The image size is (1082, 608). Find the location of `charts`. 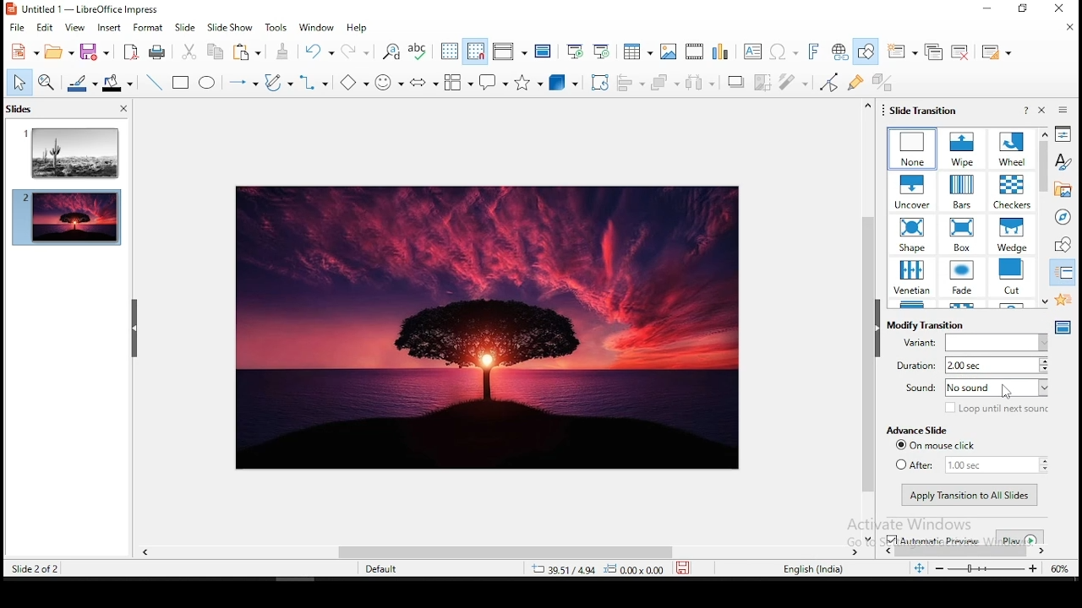

charts is located at coordinates (720, 52).